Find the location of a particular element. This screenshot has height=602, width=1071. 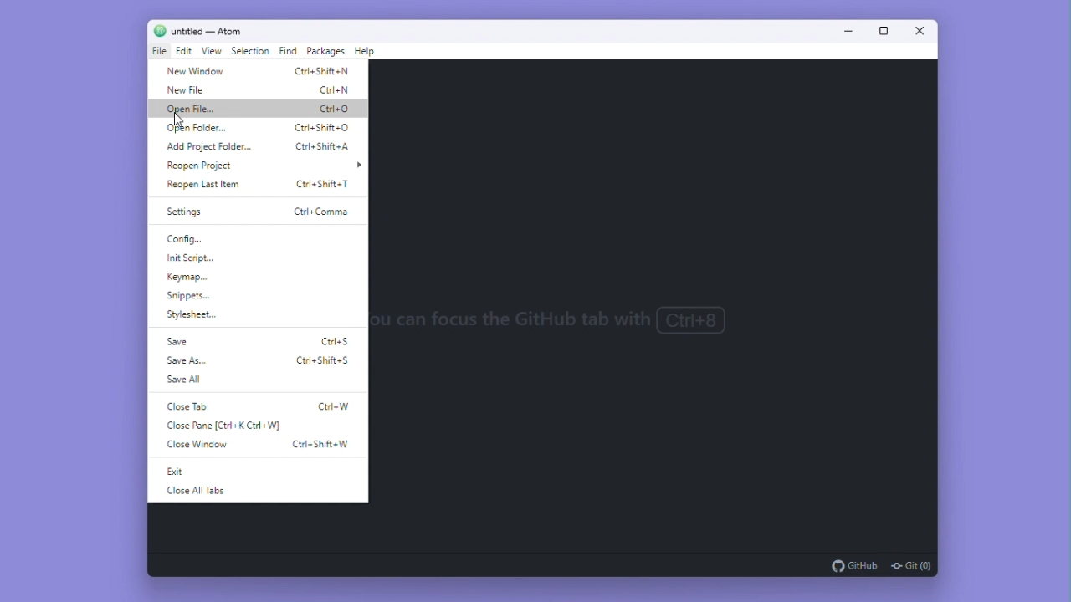

Reopen last item ctrl+shift+t is located at coordinates (262, 186).